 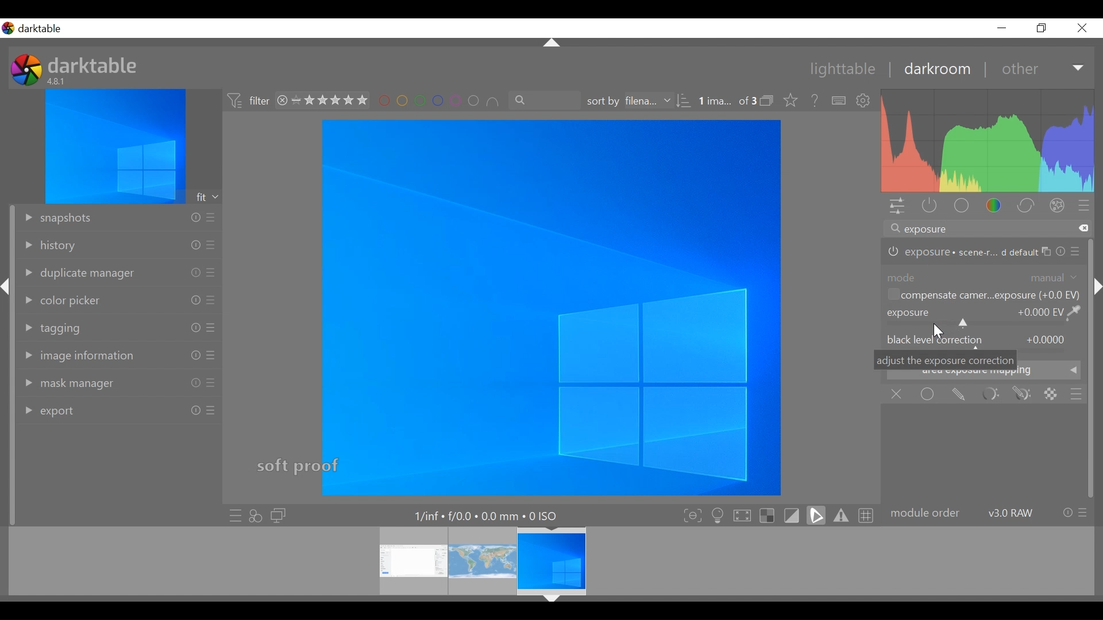 What do you see at coordinates (935, 339) in the screenshot?
I see `black level correction` at bounding box center [935, 339].